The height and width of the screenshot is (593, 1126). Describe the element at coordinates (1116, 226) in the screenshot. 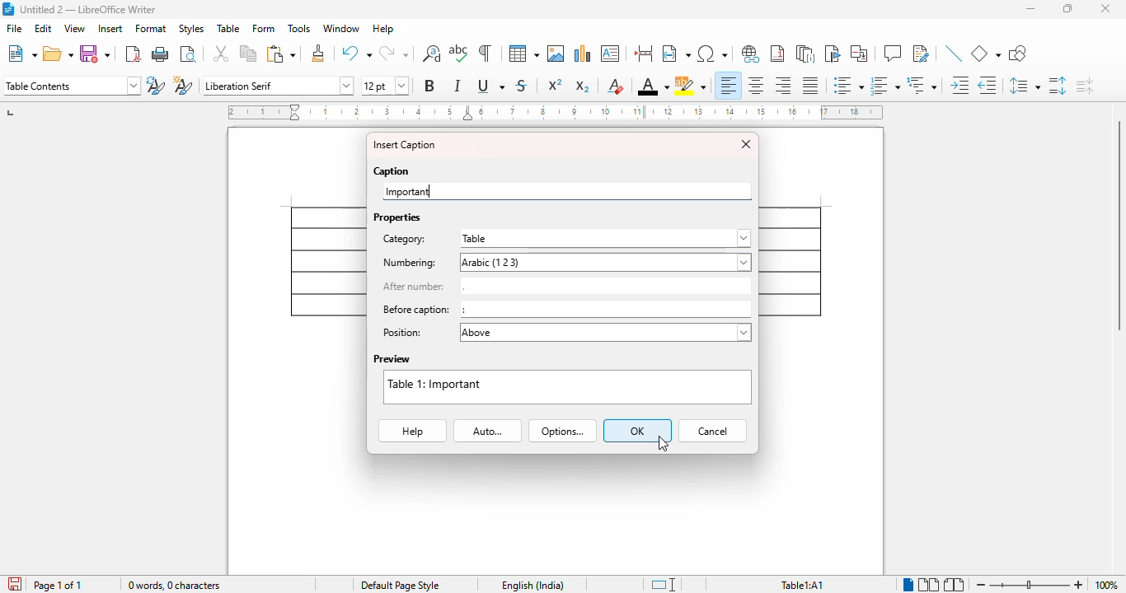

I see `vertical scroll bar` at that location.